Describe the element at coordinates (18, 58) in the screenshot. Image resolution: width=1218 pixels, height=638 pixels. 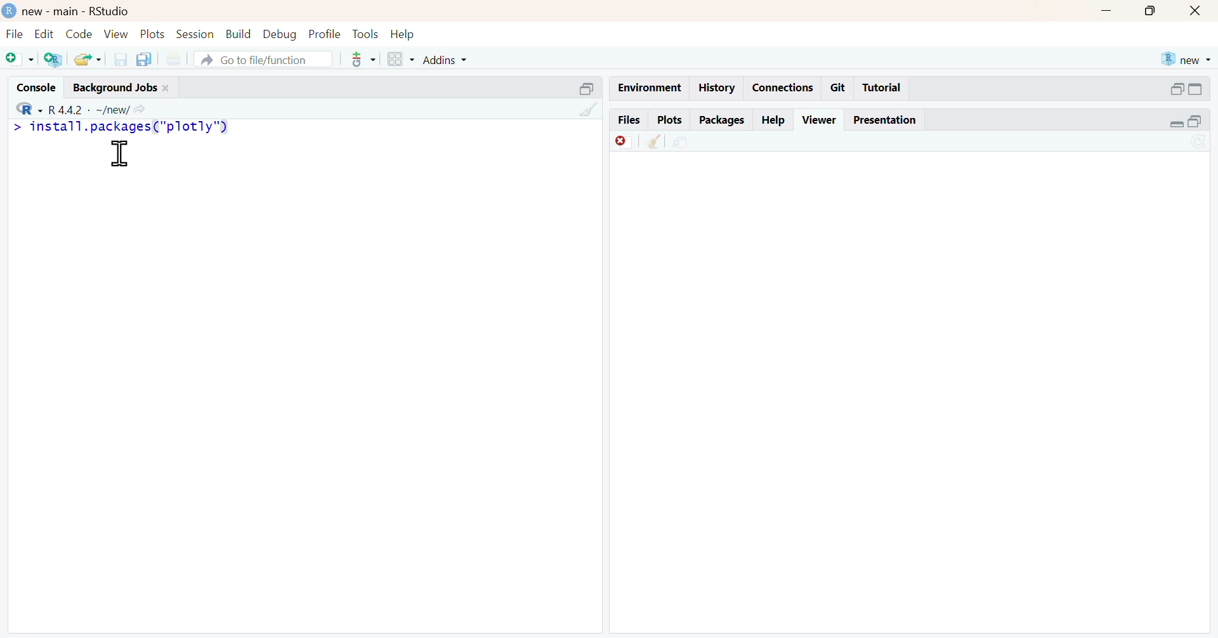
I see `new file` at that location.